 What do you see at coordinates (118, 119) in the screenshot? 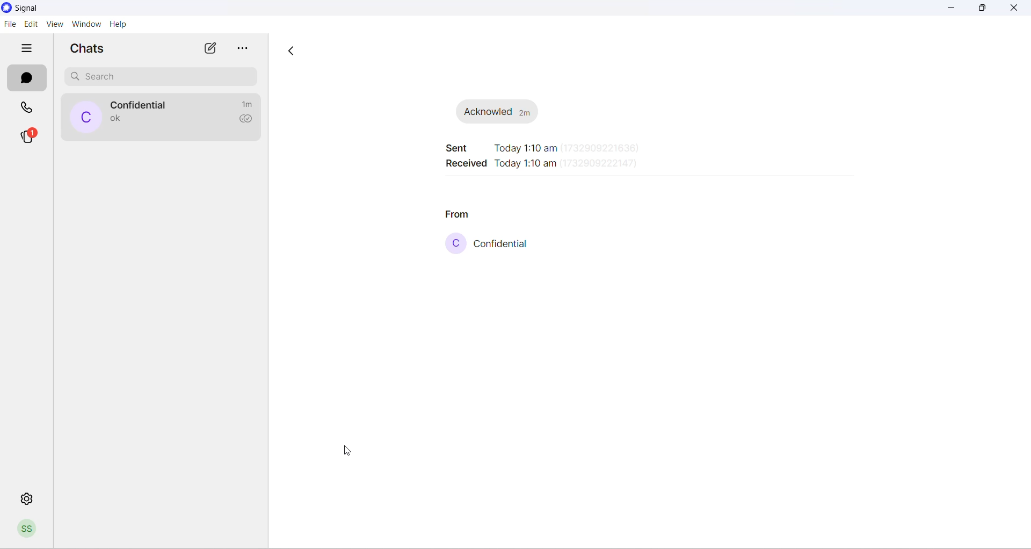
I see `last message` at bounding box center [118, 119].